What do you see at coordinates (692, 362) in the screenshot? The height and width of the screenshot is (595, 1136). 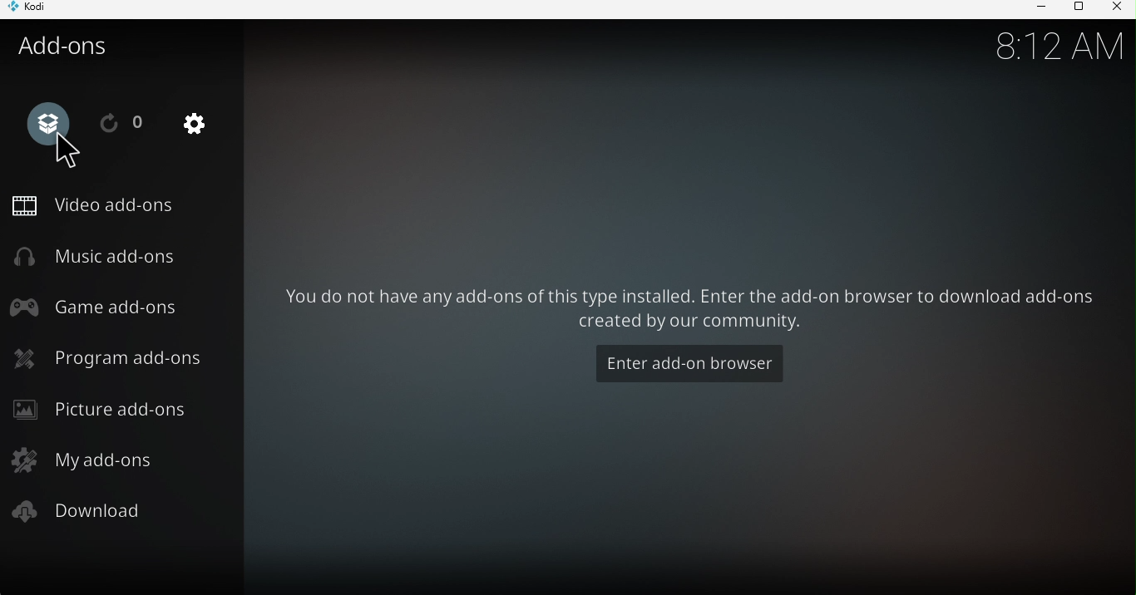 I see `Enter add-ons browser` at bounding box center [692, 362].